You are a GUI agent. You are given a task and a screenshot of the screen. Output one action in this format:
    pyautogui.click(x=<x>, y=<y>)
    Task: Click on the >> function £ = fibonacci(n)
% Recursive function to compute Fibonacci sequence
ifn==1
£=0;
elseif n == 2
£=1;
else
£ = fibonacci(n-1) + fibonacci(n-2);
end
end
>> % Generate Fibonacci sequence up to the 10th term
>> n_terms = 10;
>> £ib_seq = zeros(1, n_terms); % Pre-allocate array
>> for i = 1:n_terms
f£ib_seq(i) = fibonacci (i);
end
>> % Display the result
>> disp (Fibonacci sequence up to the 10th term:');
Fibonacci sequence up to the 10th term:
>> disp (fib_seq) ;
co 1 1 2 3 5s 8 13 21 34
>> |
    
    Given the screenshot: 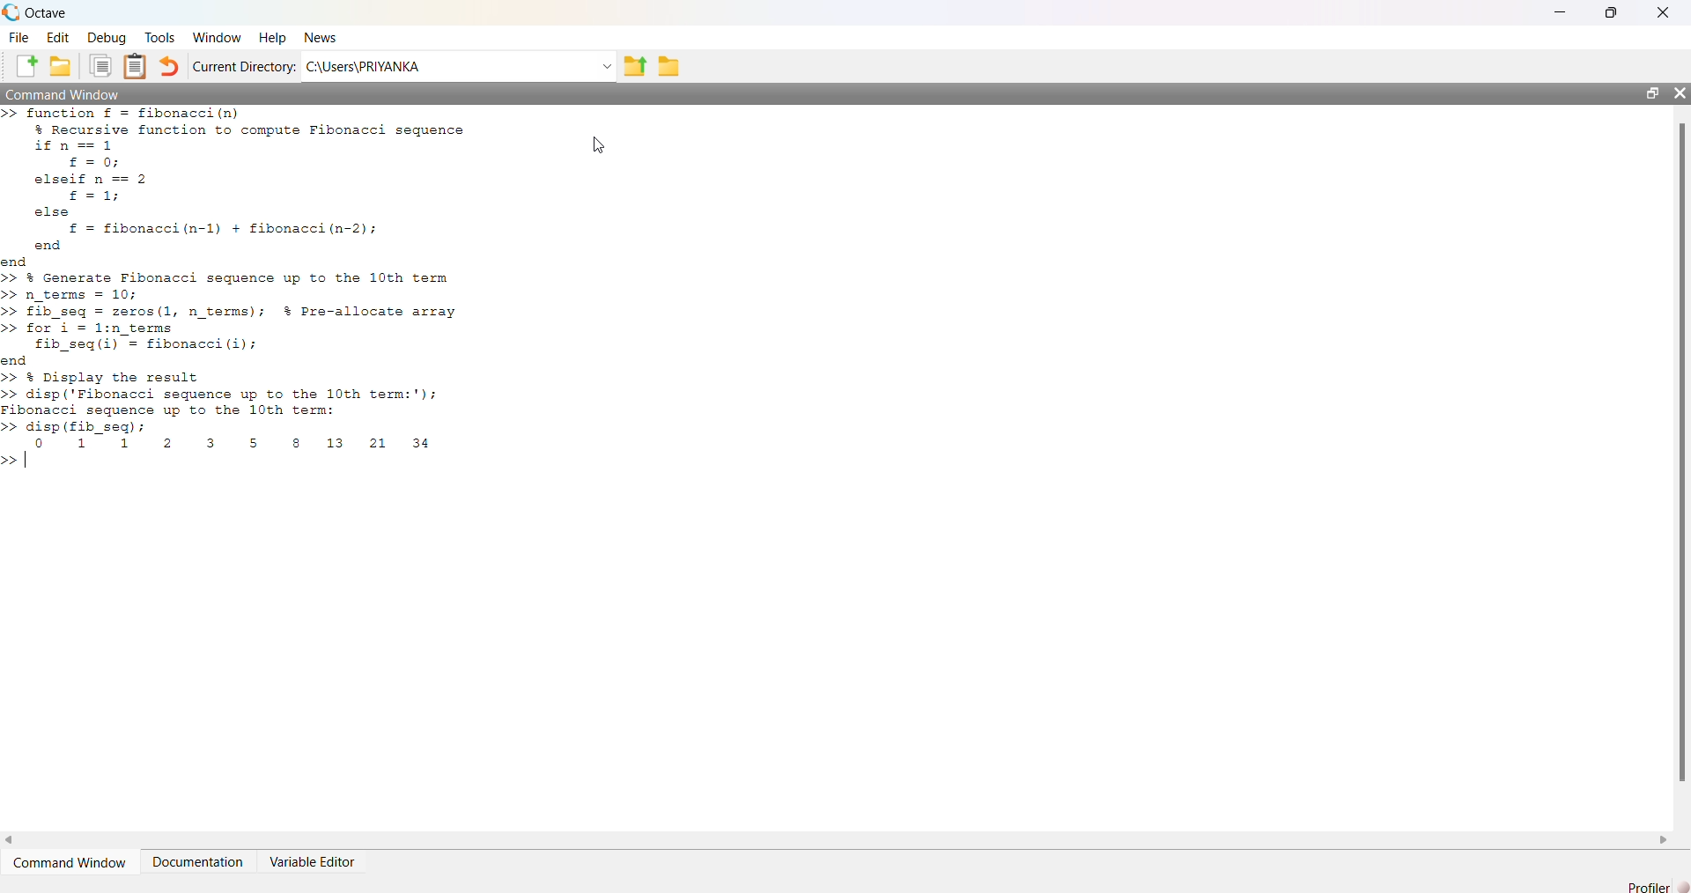 What is the action you would take?
    pyautogui.click(x=272, y=295)
    